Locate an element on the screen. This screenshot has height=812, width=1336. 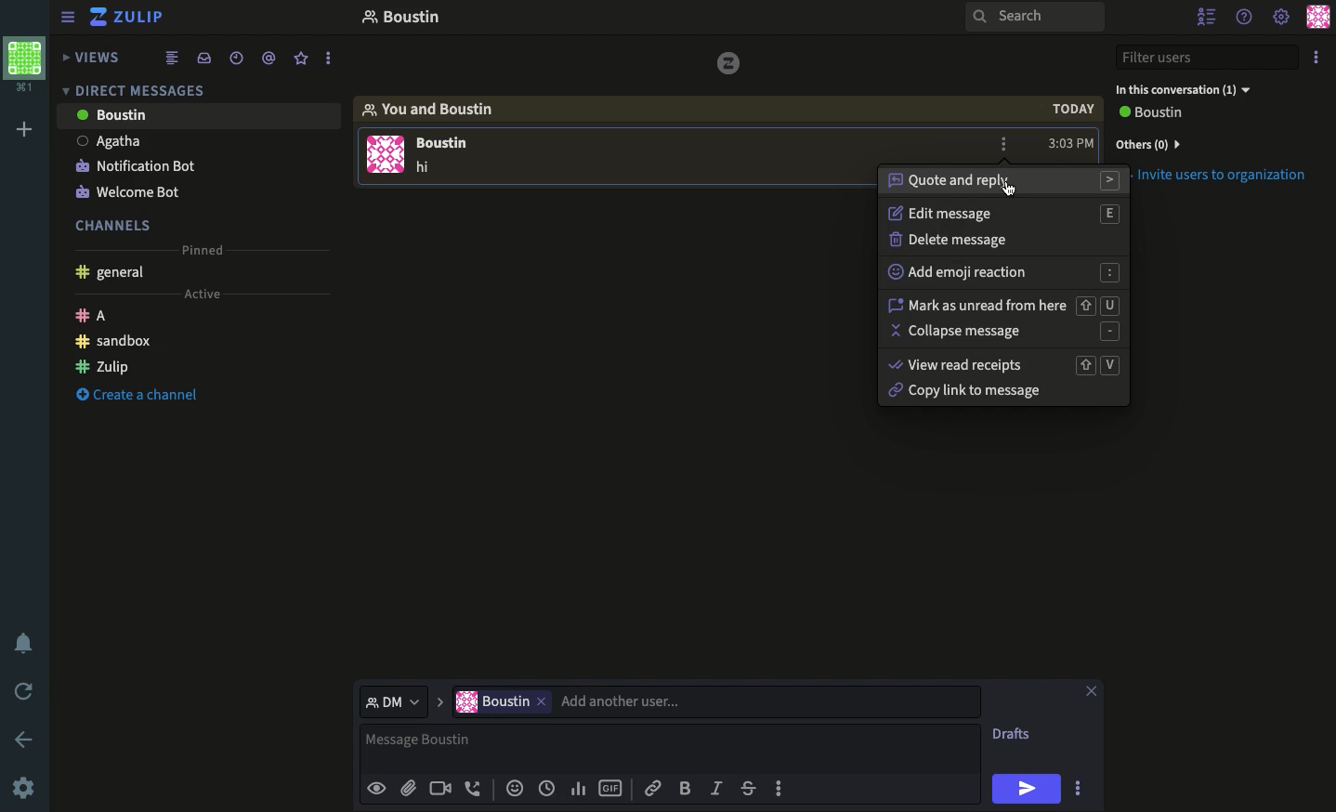
Options is located at coordinates (1317, 59).